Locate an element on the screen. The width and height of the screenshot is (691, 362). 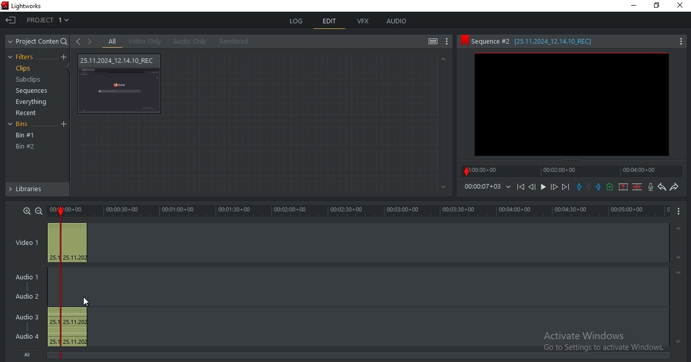
Lightworks logo is located at coordinates (5, 6).